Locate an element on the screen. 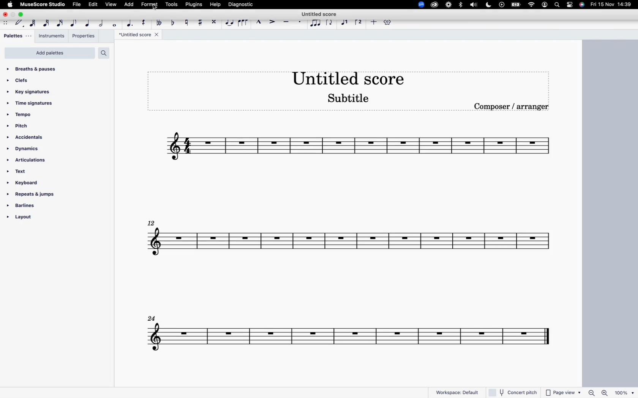 This screenshot has width=638, height=398. do not distyrh is located at coordinates (488, 5).